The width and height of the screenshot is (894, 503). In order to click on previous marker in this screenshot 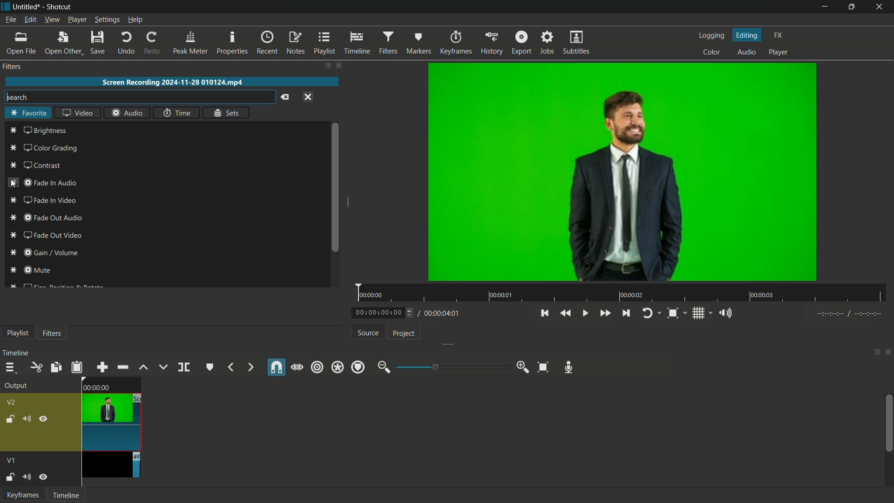, I will do `click(230, 367)`.